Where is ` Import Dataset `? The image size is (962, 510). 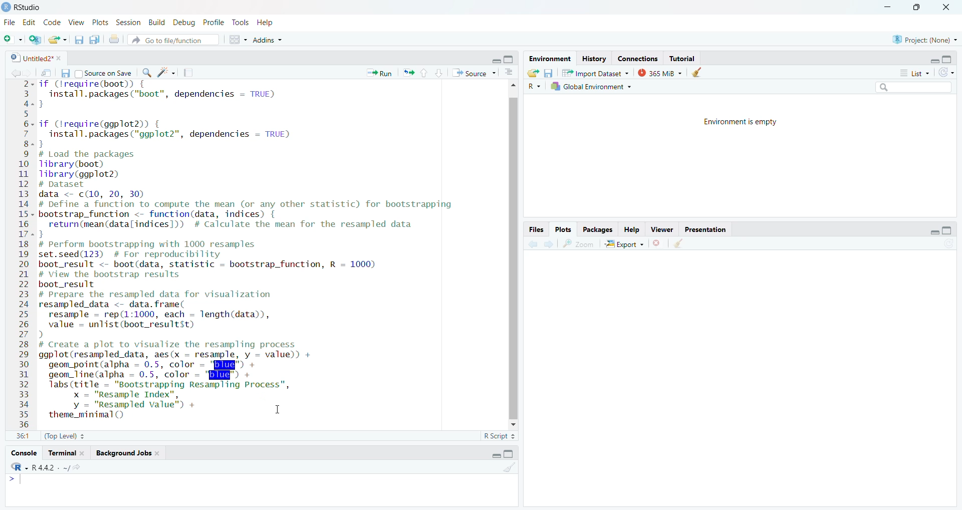
 Import Dataset  is located at coordinates (596, 72).